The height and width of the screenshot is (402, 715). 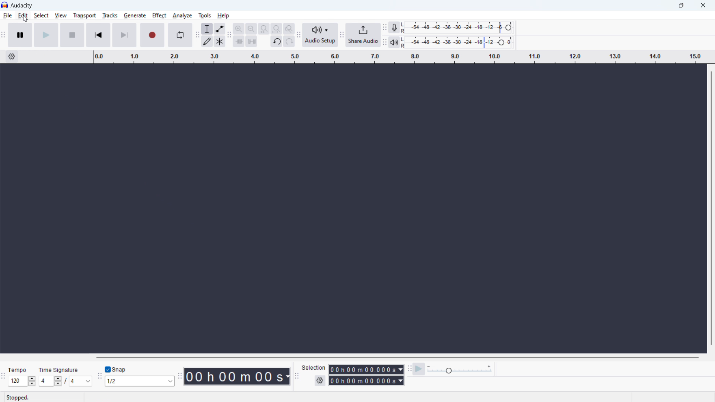 What do you see at coordinates (180, 377) in the screenshot?
I see `time toolbar` at bounding box center [180, 377].